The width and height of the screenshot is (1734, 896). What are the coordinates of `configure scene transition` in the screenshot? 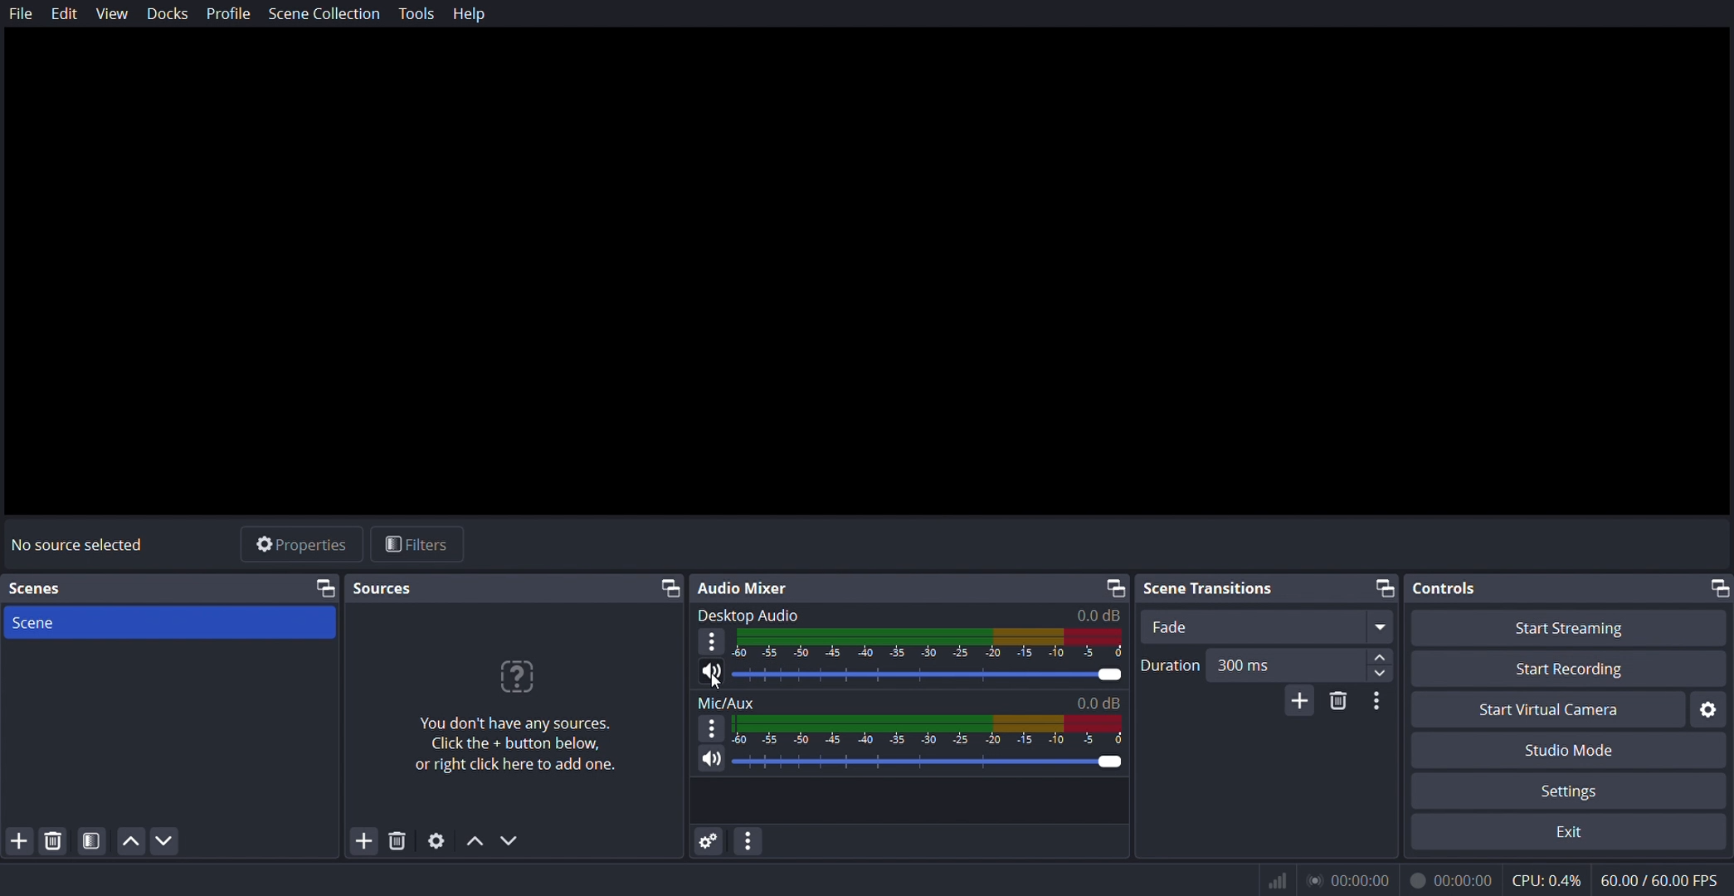 It's located at (1378, 703).